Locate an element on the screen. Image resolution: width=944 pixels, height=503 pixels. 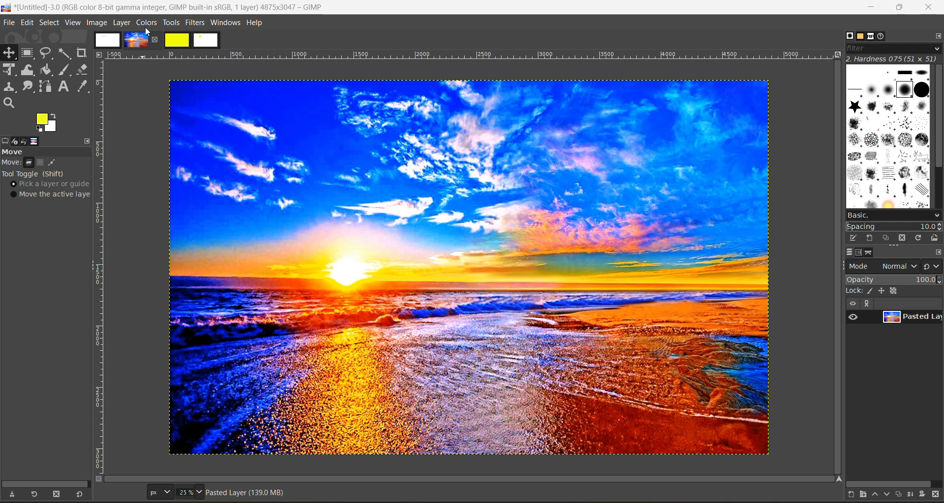
horizontal scroll bar is located at coordinates (43, 484).